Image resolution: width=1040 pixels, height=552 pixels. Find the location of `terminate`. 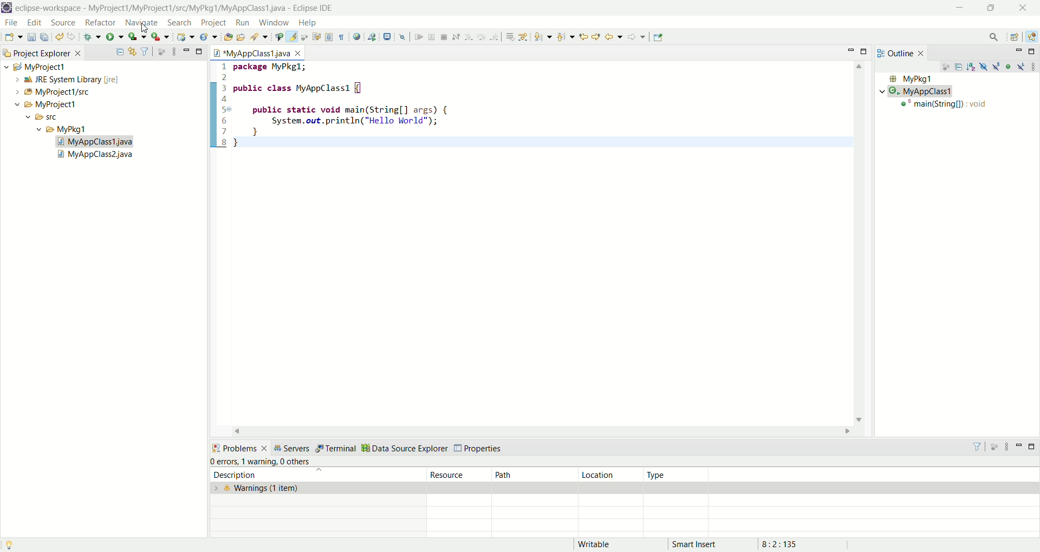

terminate is located at coordinates (444, 37).